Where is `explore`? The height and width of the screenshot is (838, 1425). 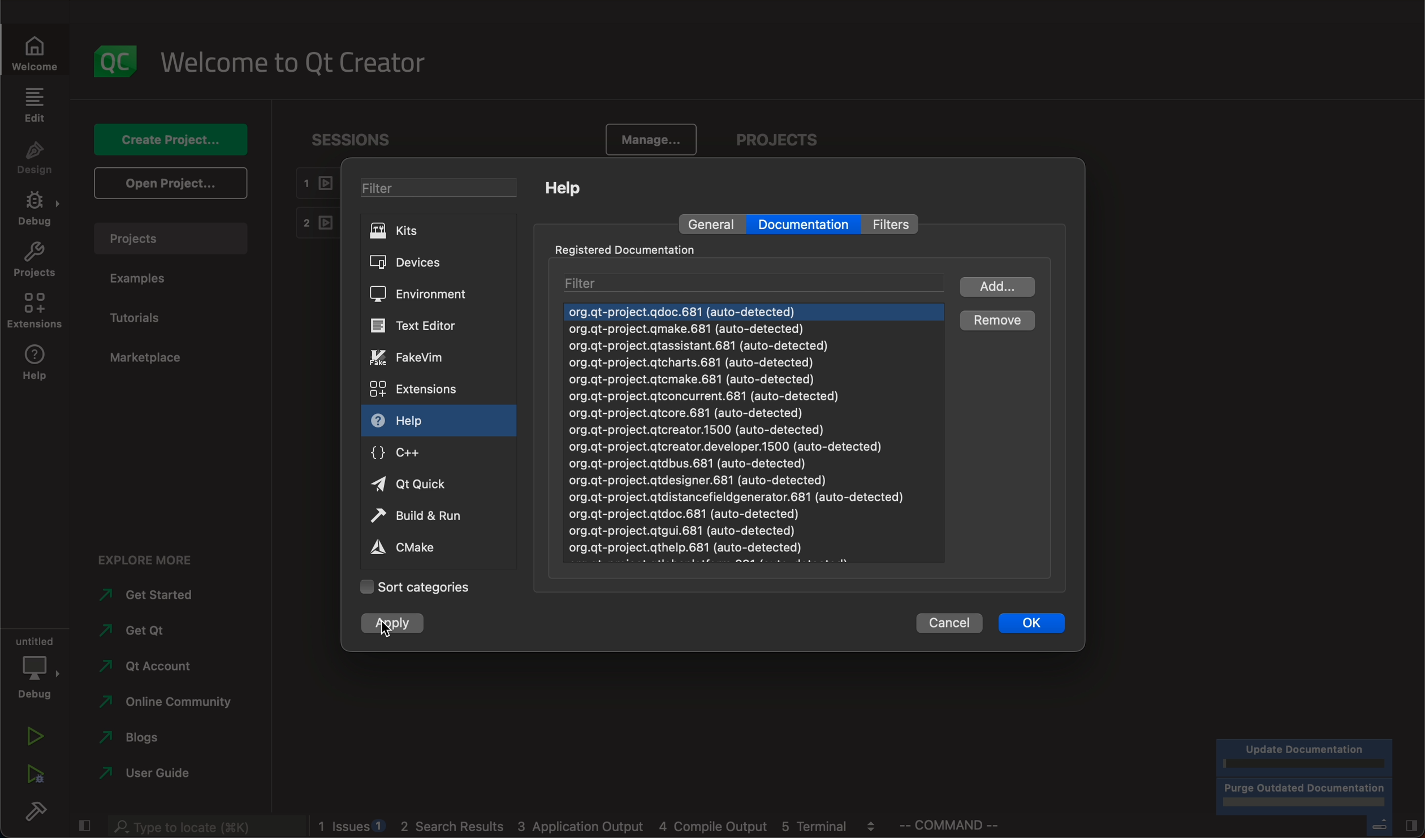
explore is located at coordinates (159, 563).